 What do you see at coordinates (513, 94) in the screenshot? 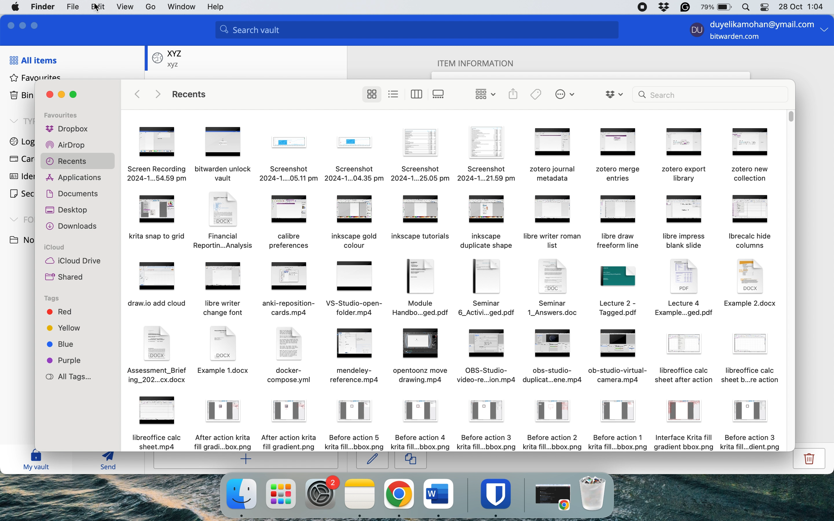
I see `share selected items` at bounding box center [513, 94].